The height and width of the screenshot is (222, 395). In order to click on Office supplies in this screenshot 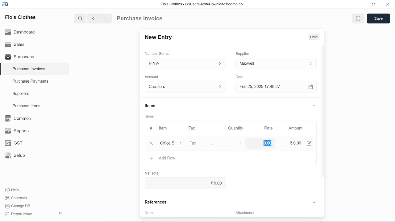, I will do `click(172, 143)`.